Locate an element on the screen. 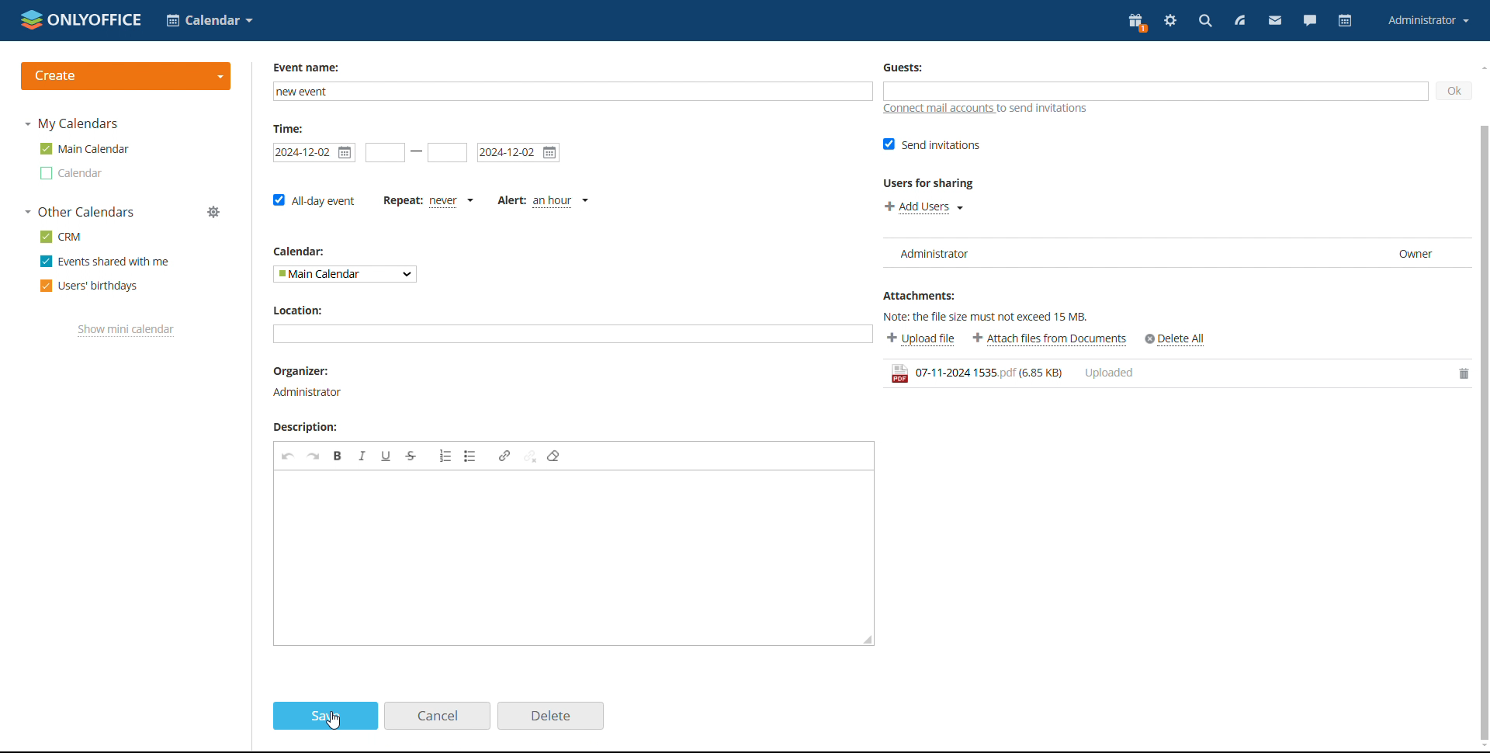 This screenshot has width=1490, height=753. calendar is located at coordinates (300, 311).